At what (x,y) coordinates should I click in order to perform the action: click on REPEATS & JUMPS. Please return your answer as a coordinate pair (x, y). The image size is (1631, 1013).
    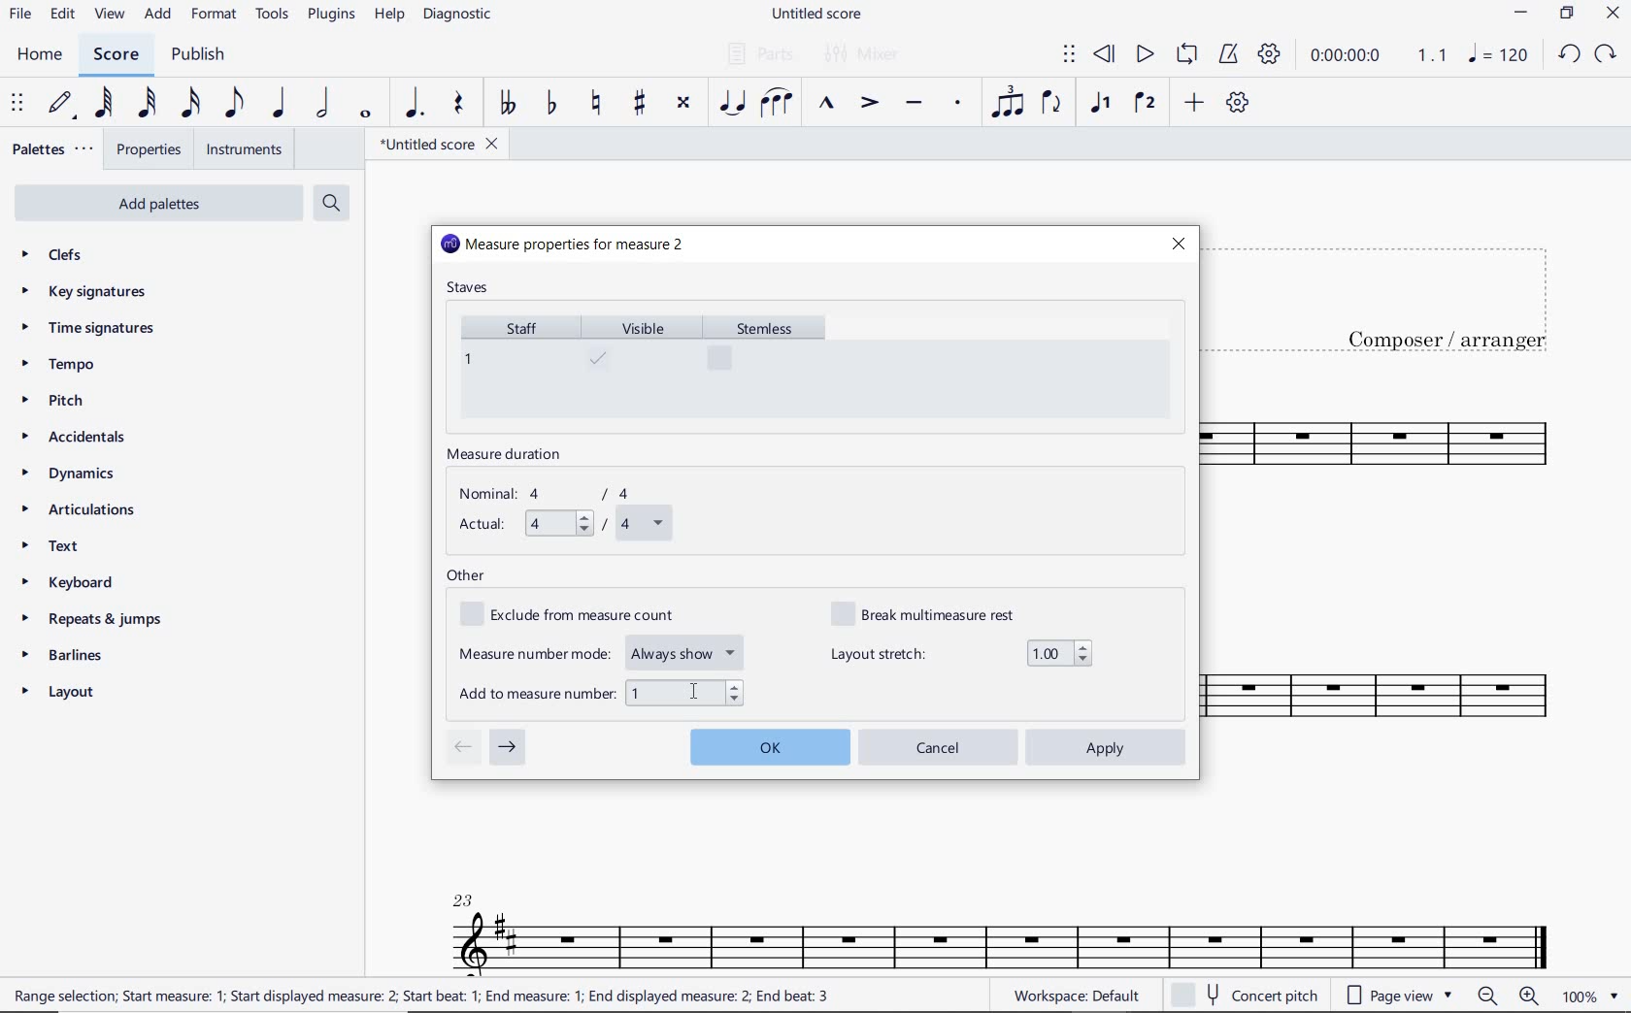
    Looking at the image, I should click on (92, 622).